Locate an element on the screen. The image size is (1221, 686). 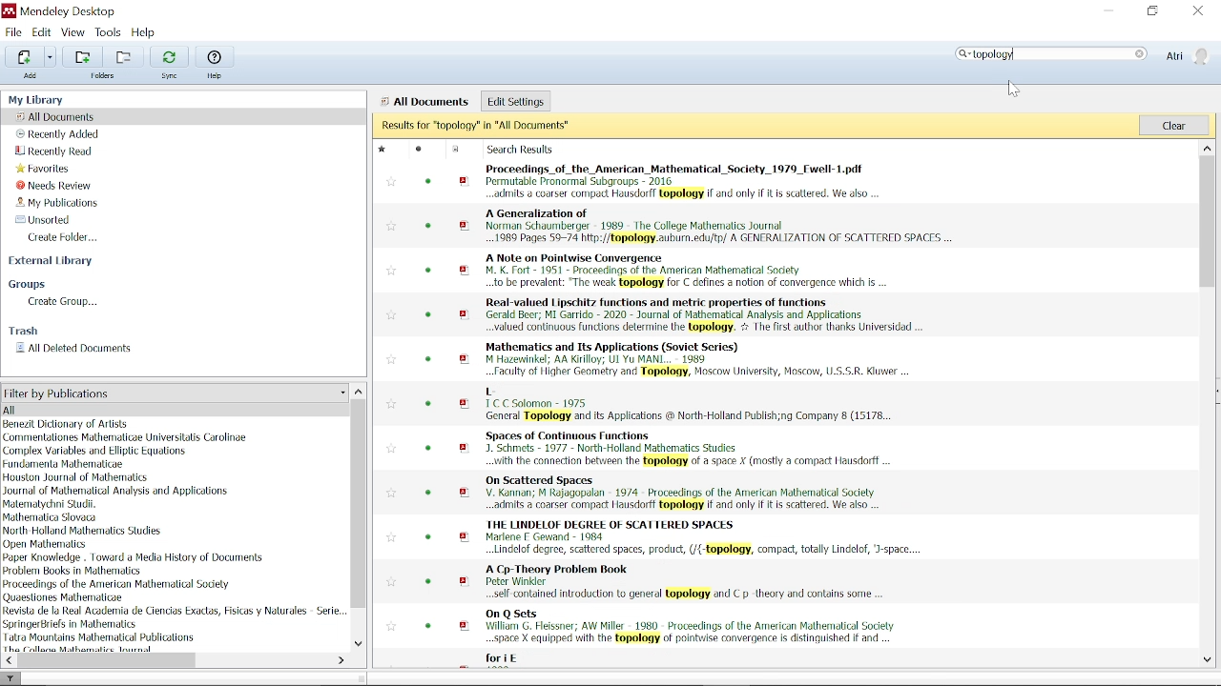
Needs review is located at coordinates (62, 185).